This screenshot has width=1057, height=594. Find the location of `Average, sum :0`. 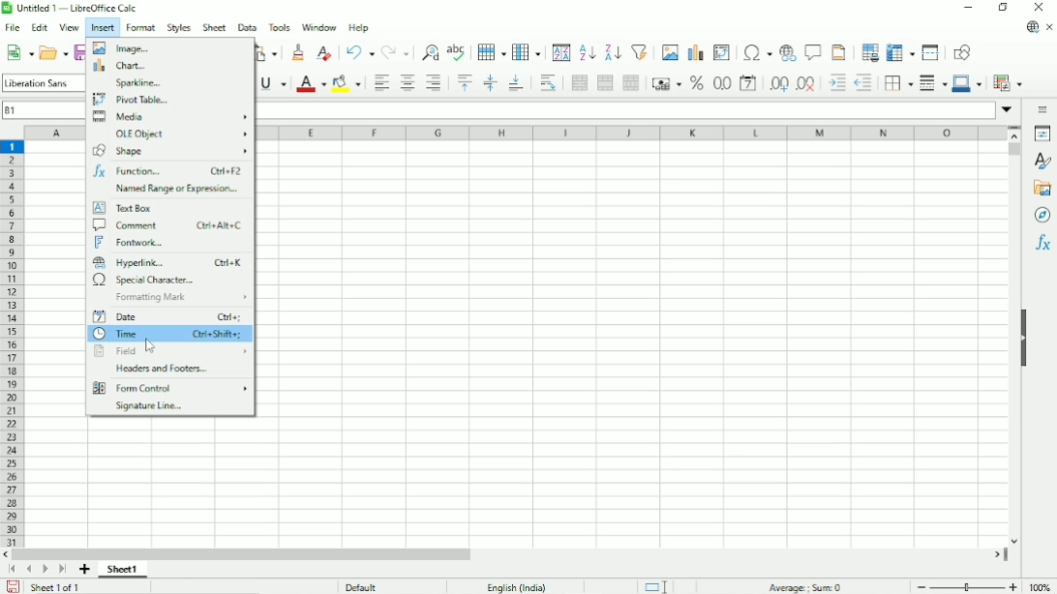

Average, sum :0 is located at coordinates (803, 585).